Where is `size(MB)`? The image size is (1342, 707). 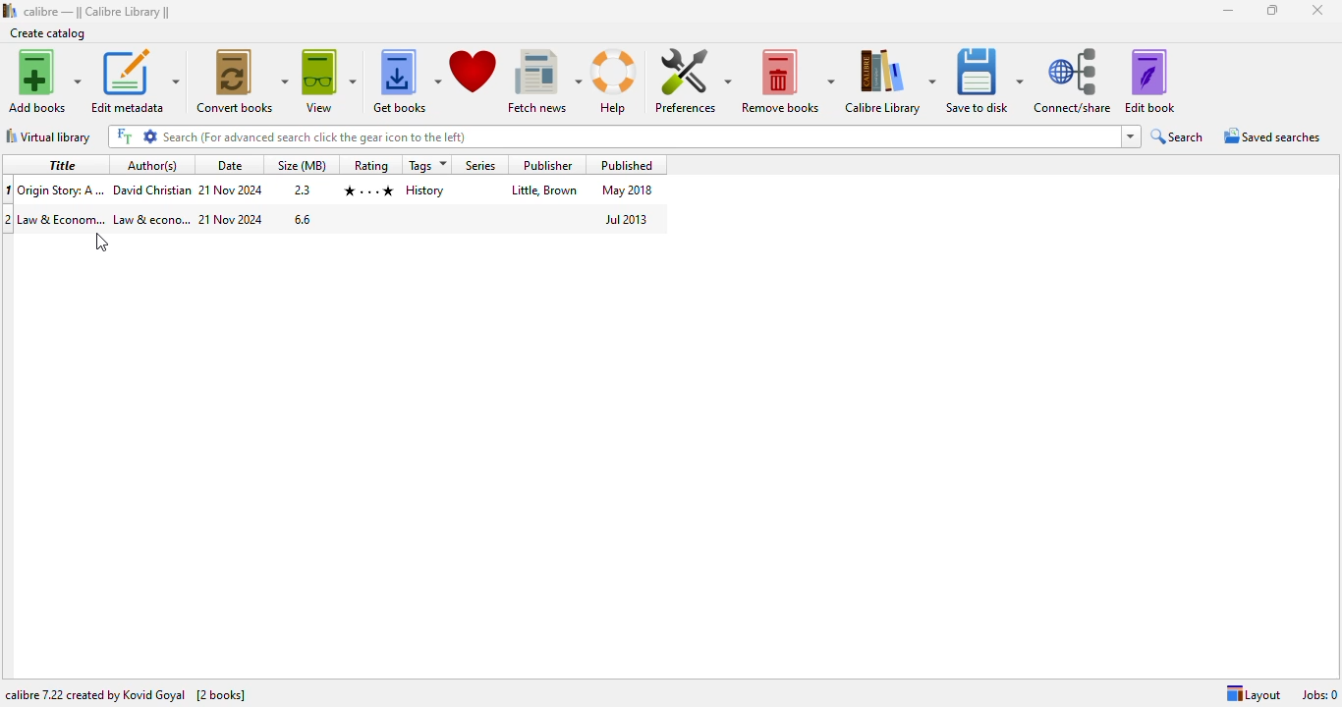
size(MB) is located at coordinates (304, 165).